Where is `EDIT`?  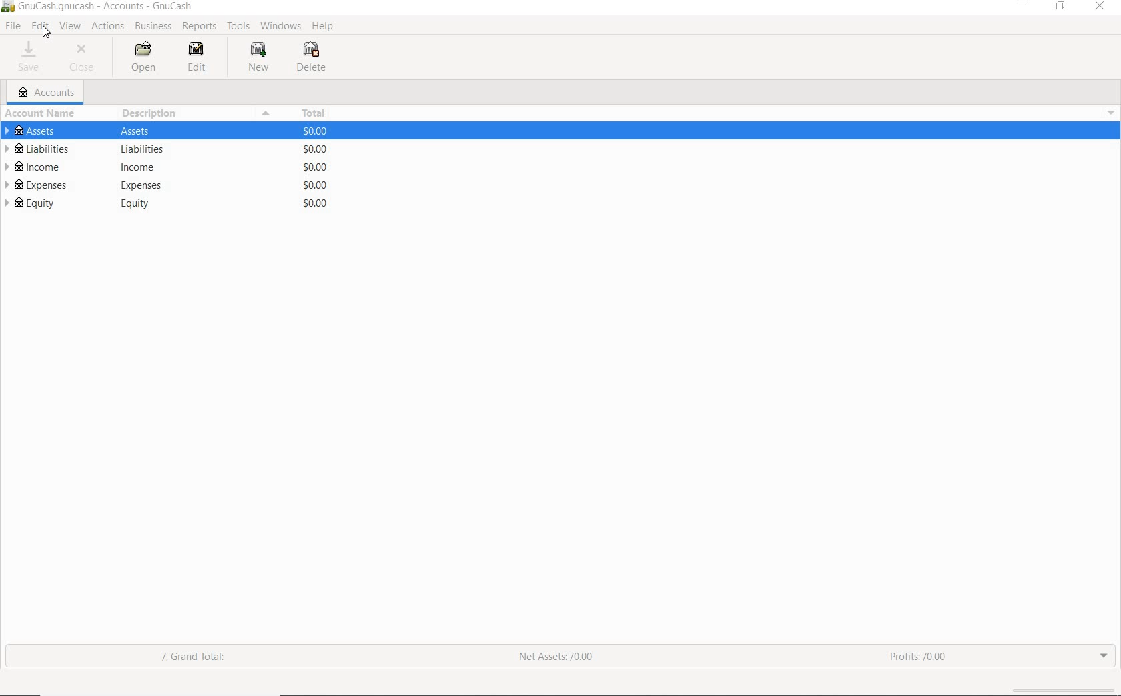 EDIT is located at coordinates (39, 26).